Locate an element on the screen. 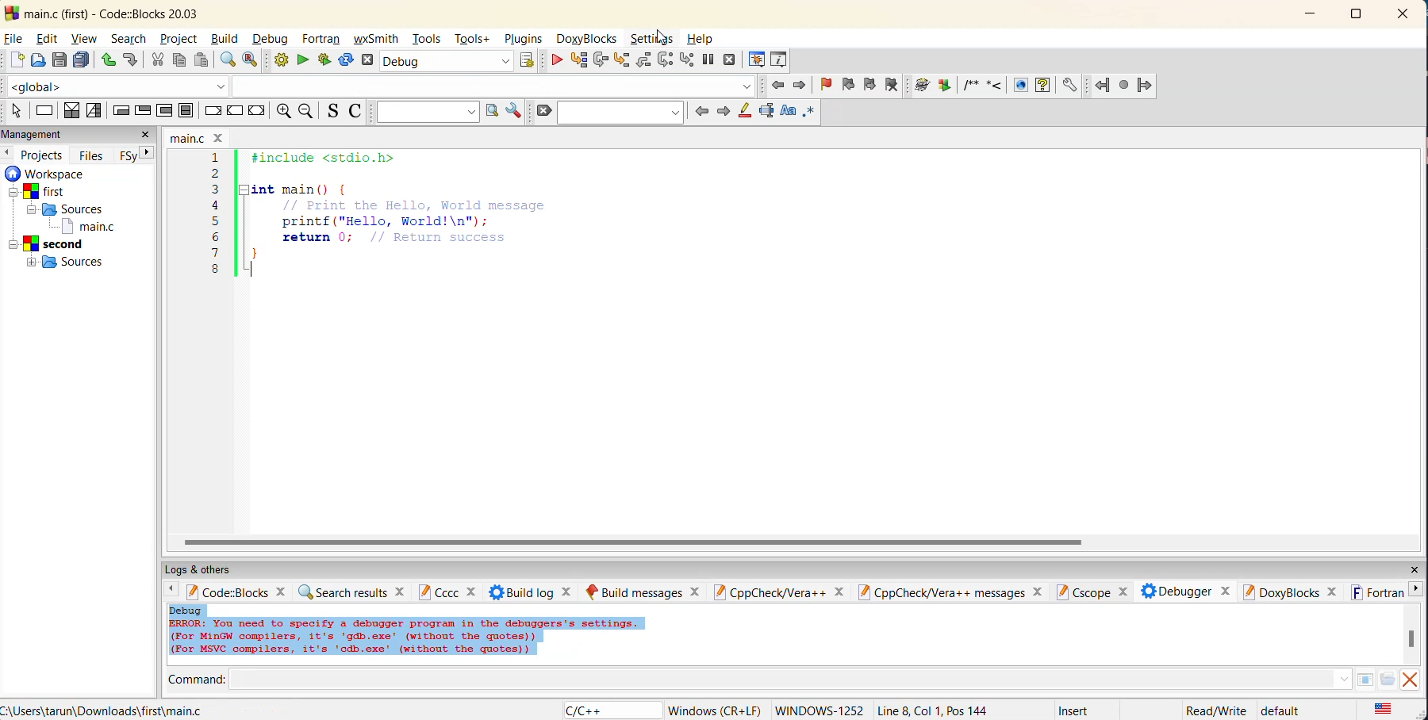 This screenshot has width=1428, height=720. fortran is located at coordinates (323, 39).